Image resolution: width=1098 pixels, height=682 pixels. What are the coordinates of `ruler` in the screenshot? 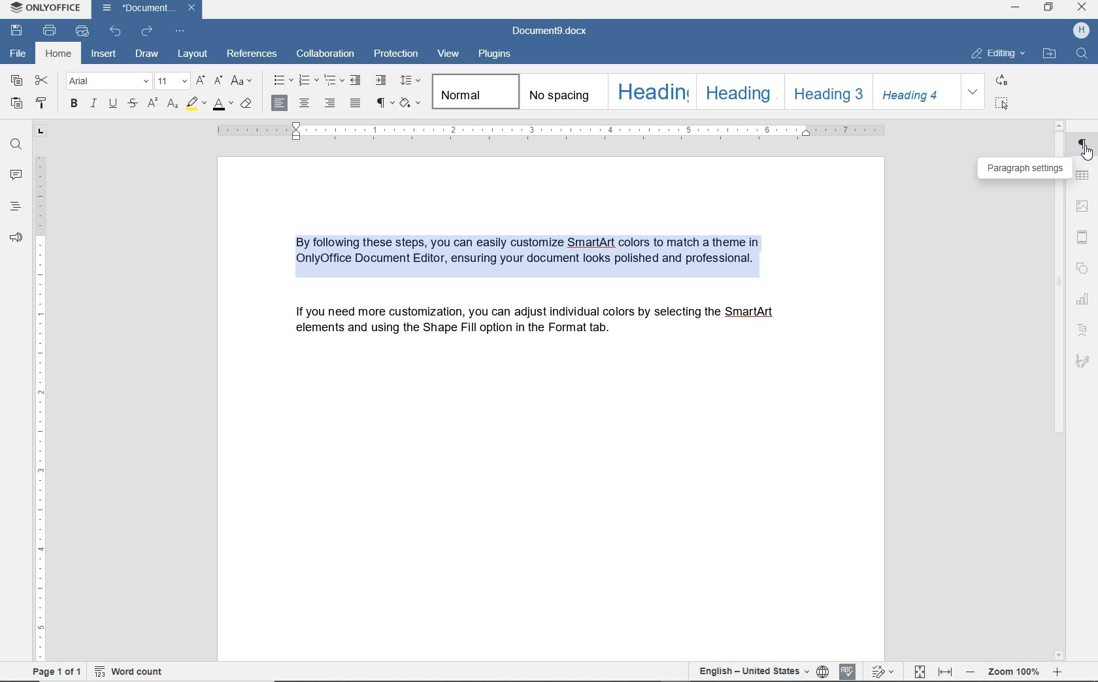 It's located at (546, 130).